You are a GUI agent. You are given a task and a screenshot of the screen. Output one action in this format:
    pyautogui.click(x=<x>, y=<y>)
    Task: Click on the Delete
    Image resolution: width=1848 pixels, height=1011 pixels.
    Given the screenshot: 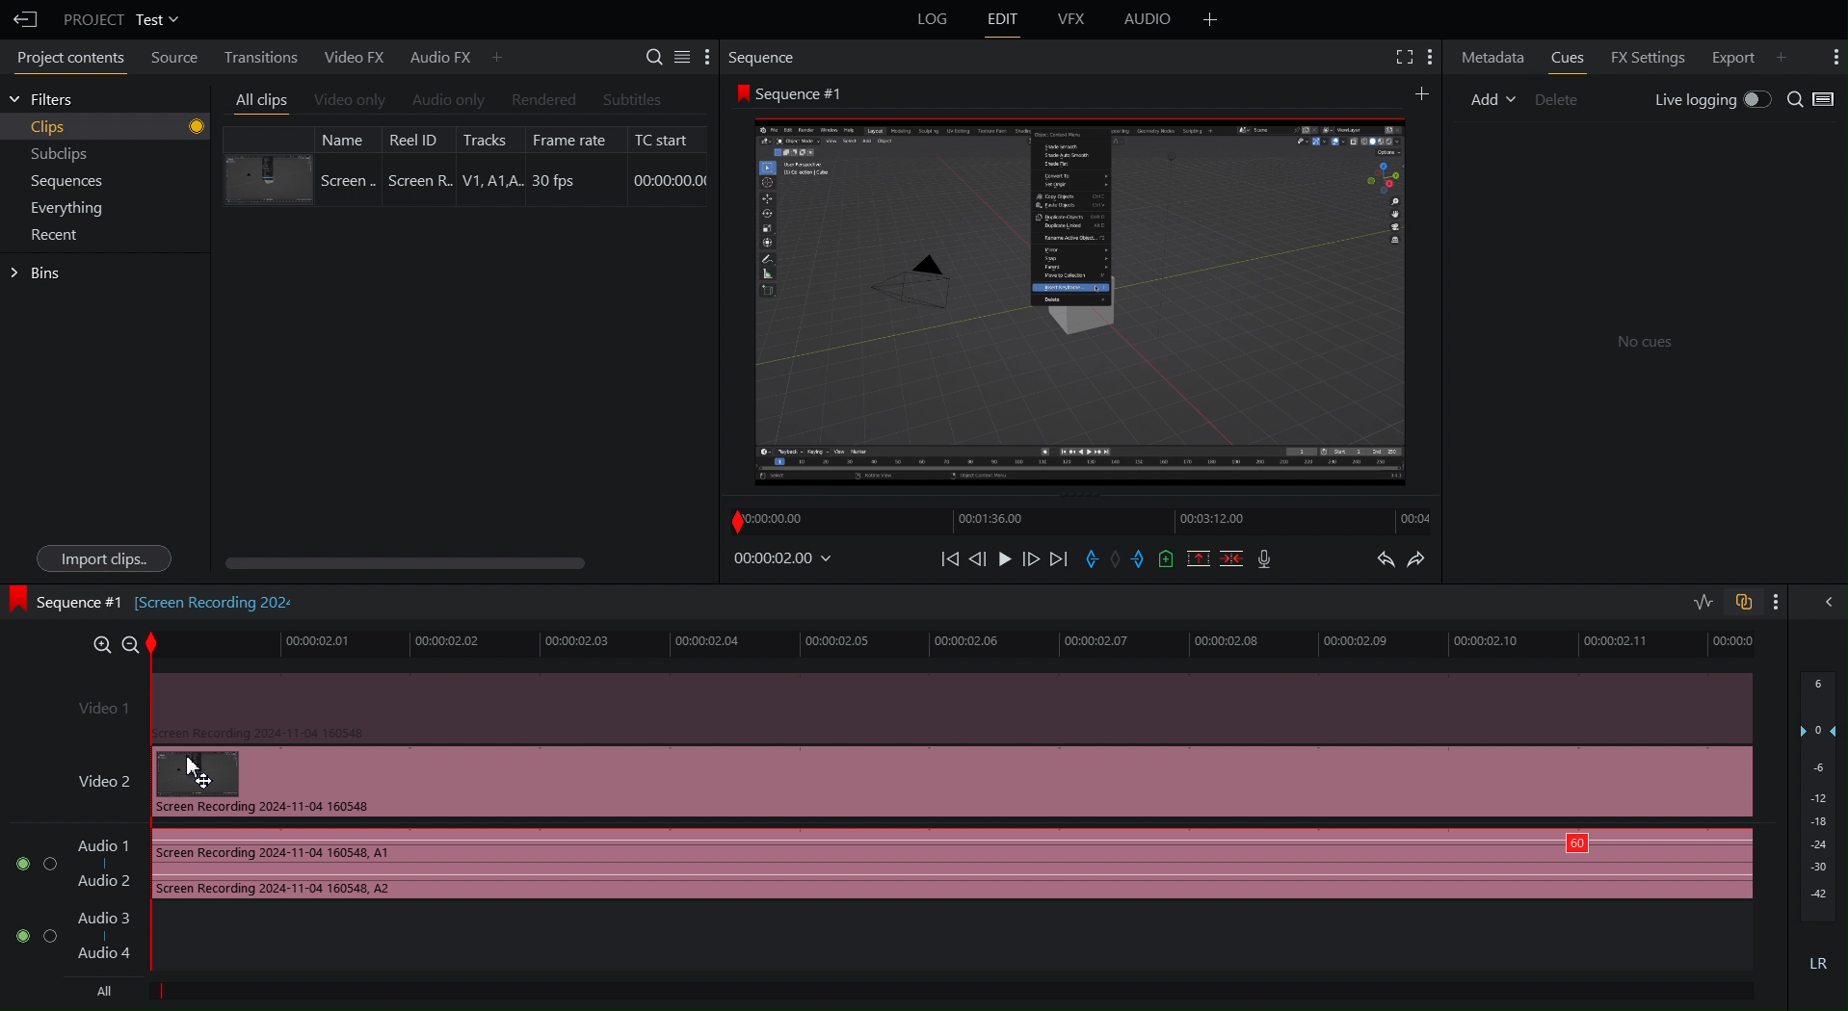 What is the action you would take?
    pyautogui.click(x=1555, y=97)
    